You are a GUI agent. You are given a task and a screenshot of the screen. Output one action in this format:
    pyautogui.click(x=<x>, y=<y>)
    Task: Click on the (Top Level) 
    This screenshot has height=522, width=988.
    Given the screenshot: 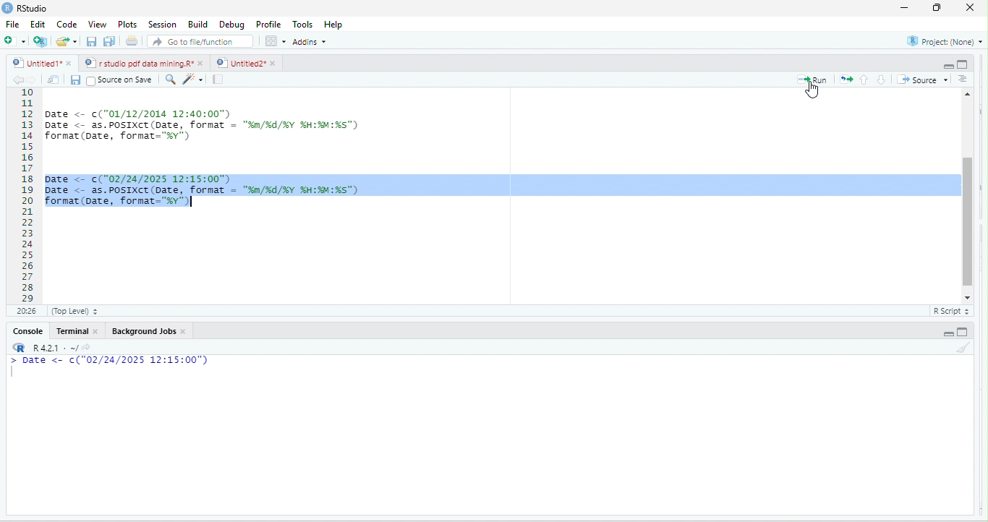 What is the action you would take?
    pyautogui.click(x=72, y=313)
    